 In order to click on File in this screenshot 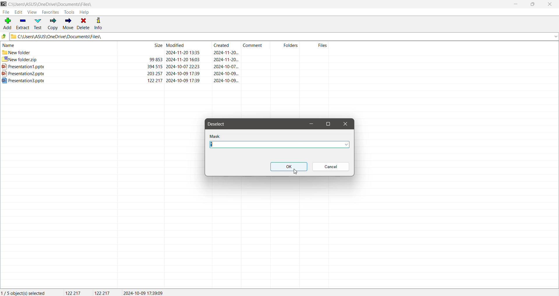, I will do `click(7, 12)`.